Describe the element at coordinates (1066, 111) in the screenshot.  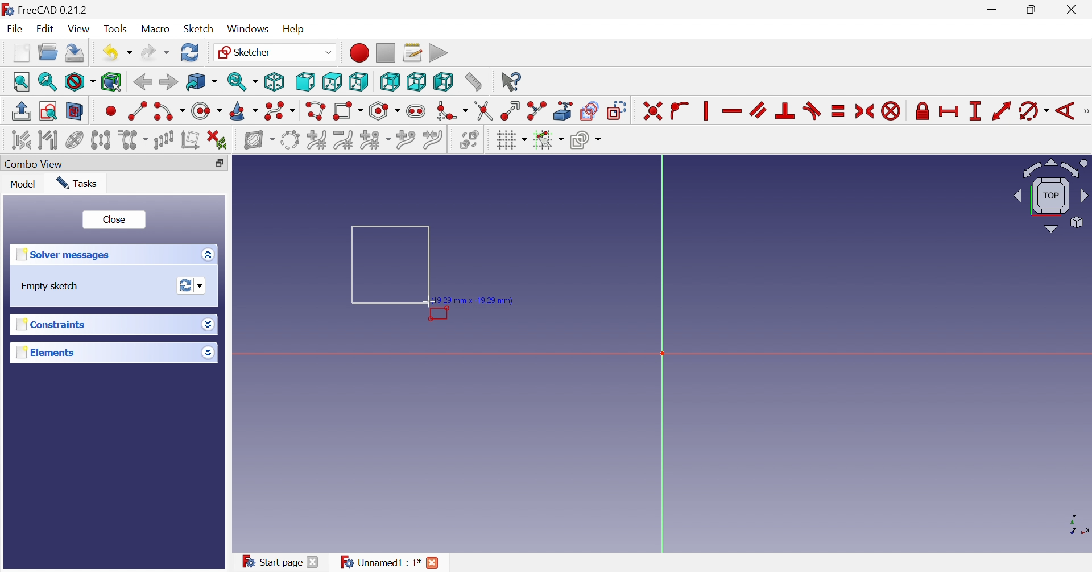
I see `Constrain angle` at that location.